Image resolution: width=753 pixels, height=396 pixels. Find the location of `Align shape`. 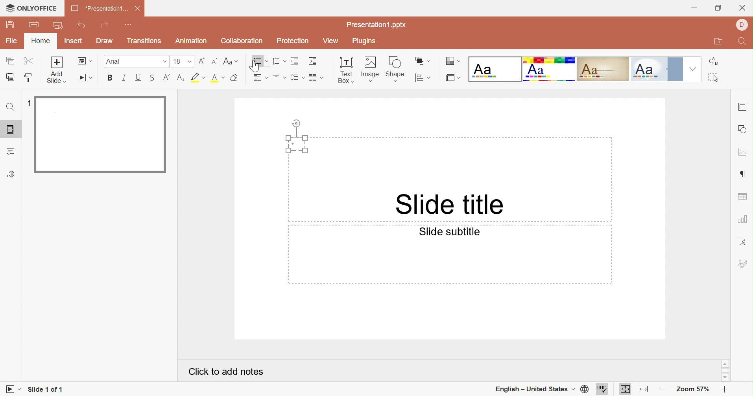

Align shape is located at coordinates (424, 78).